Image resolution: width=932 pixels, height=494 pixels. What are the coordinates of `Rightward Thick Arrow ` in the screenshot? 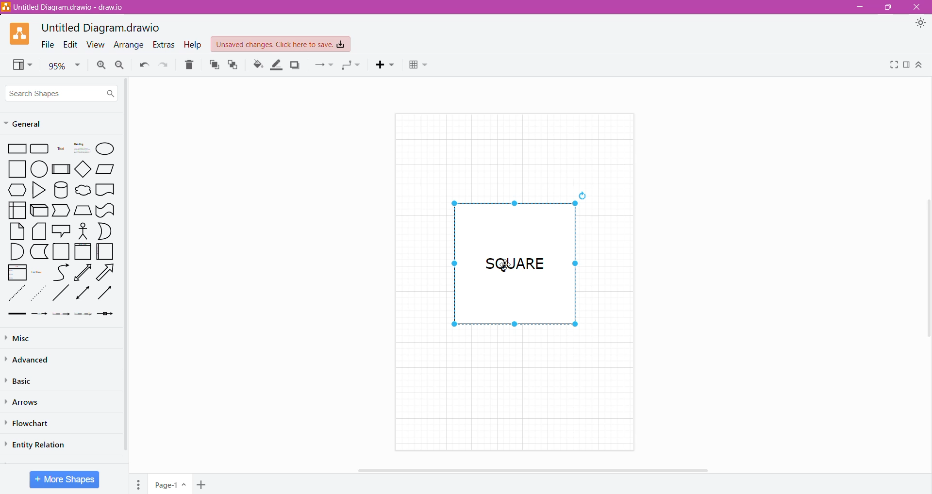 It's located at (105, 293).